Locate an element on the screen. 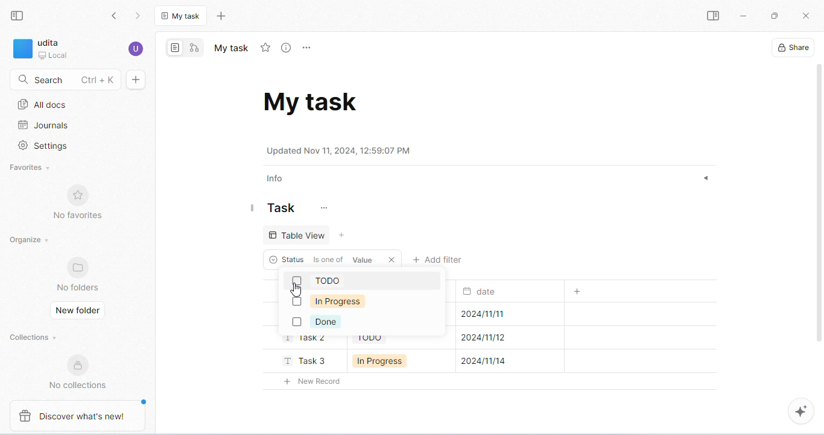  current tab is located at coordinates (182, 15).